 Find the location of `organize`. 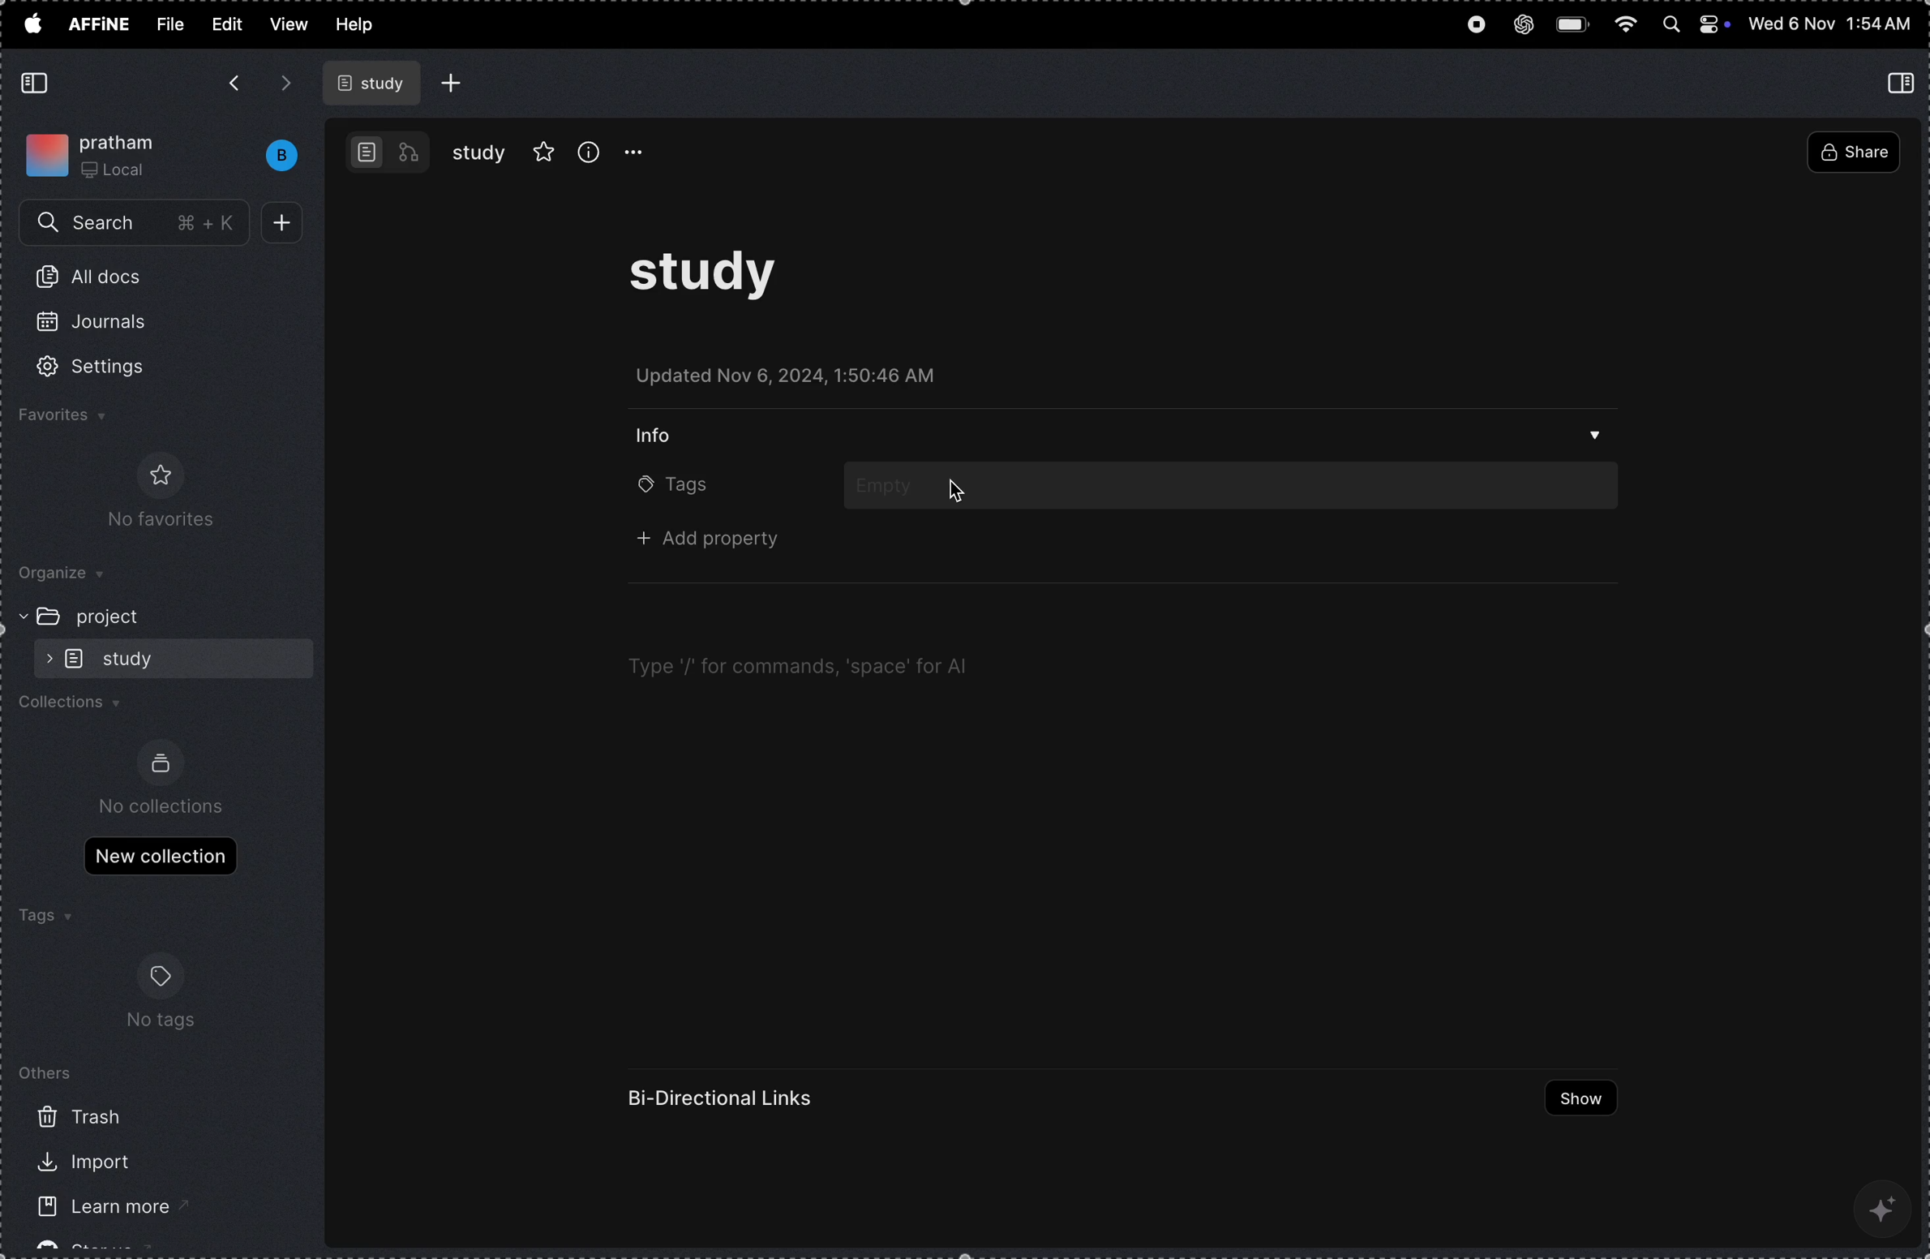

organize is located at coordinates (74, 575).